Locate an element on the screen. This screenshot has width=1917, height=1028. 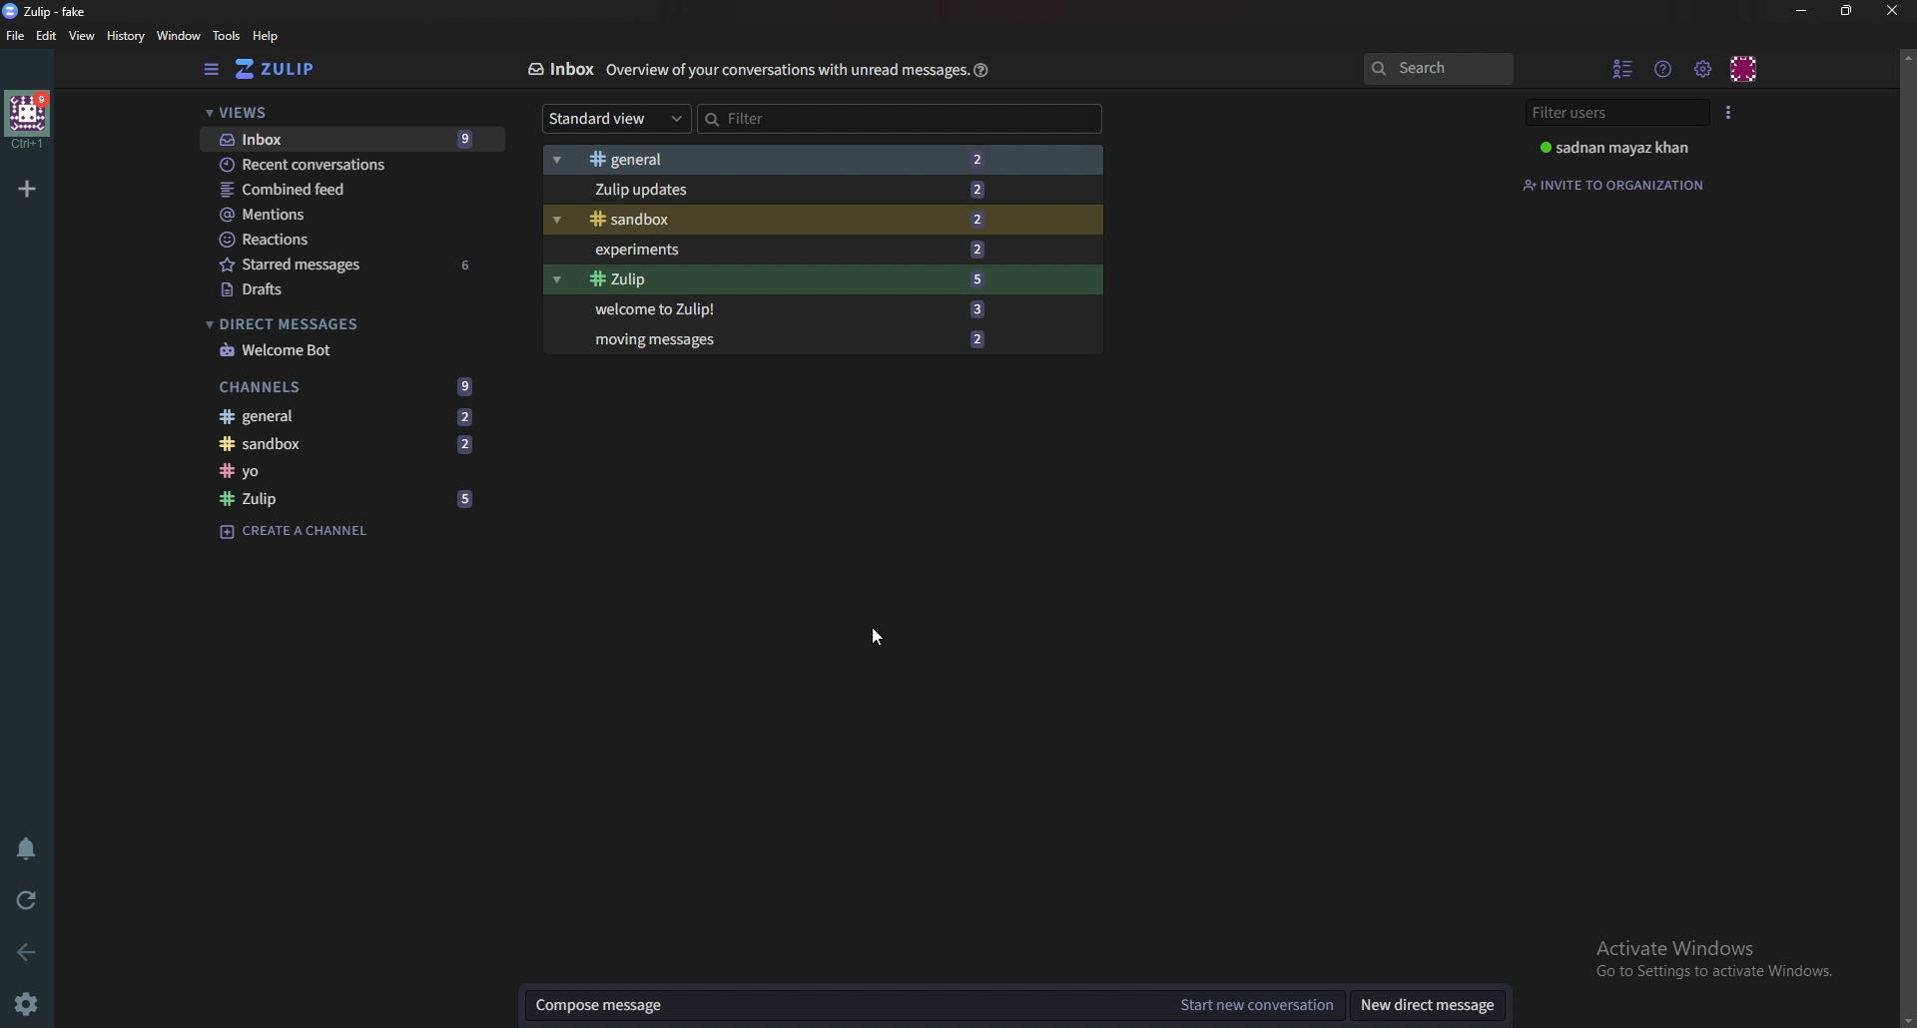
Compose message is located at coordinates (841, 1004).